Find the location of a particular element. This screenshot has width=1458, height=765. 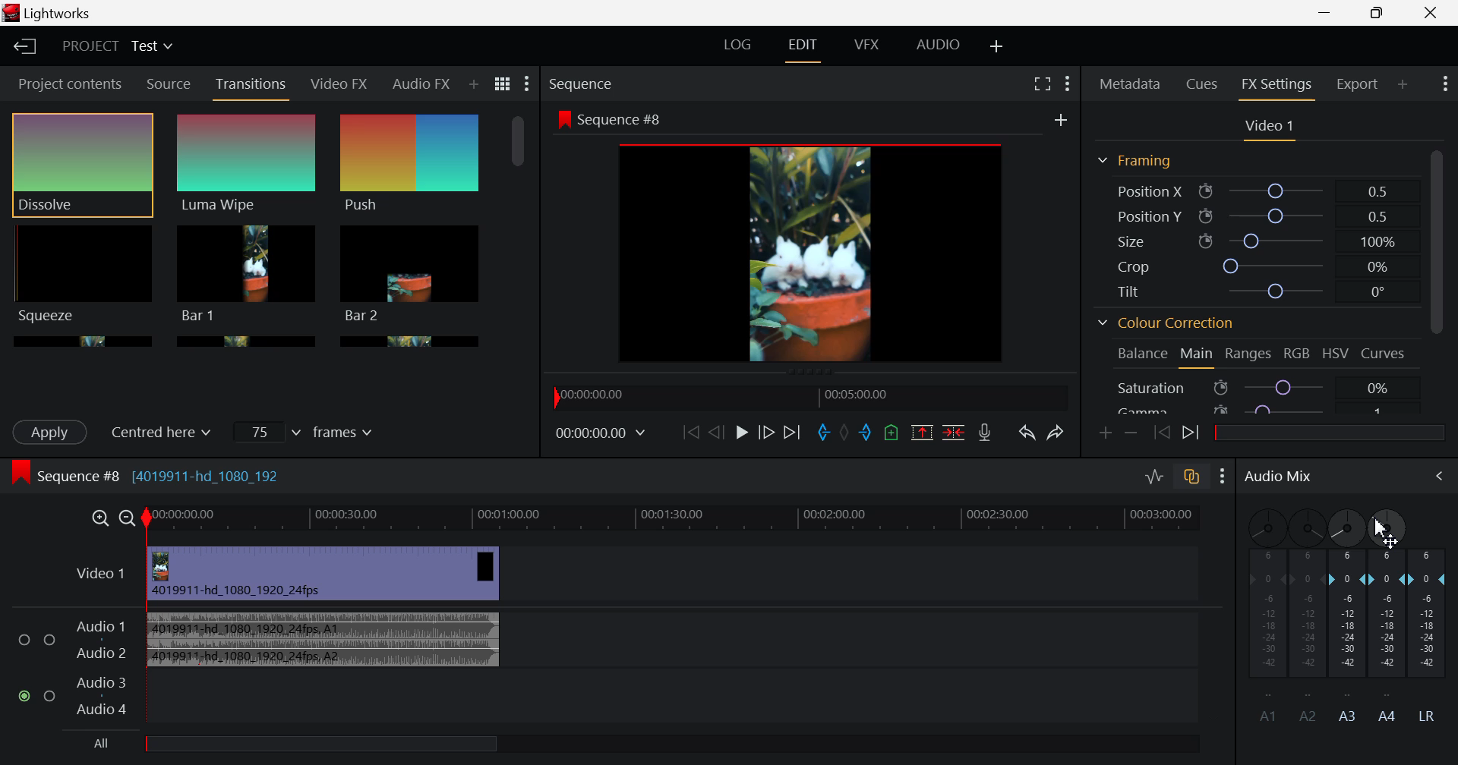

A2 Channel Disabled is located at coordinates (1307, 614).